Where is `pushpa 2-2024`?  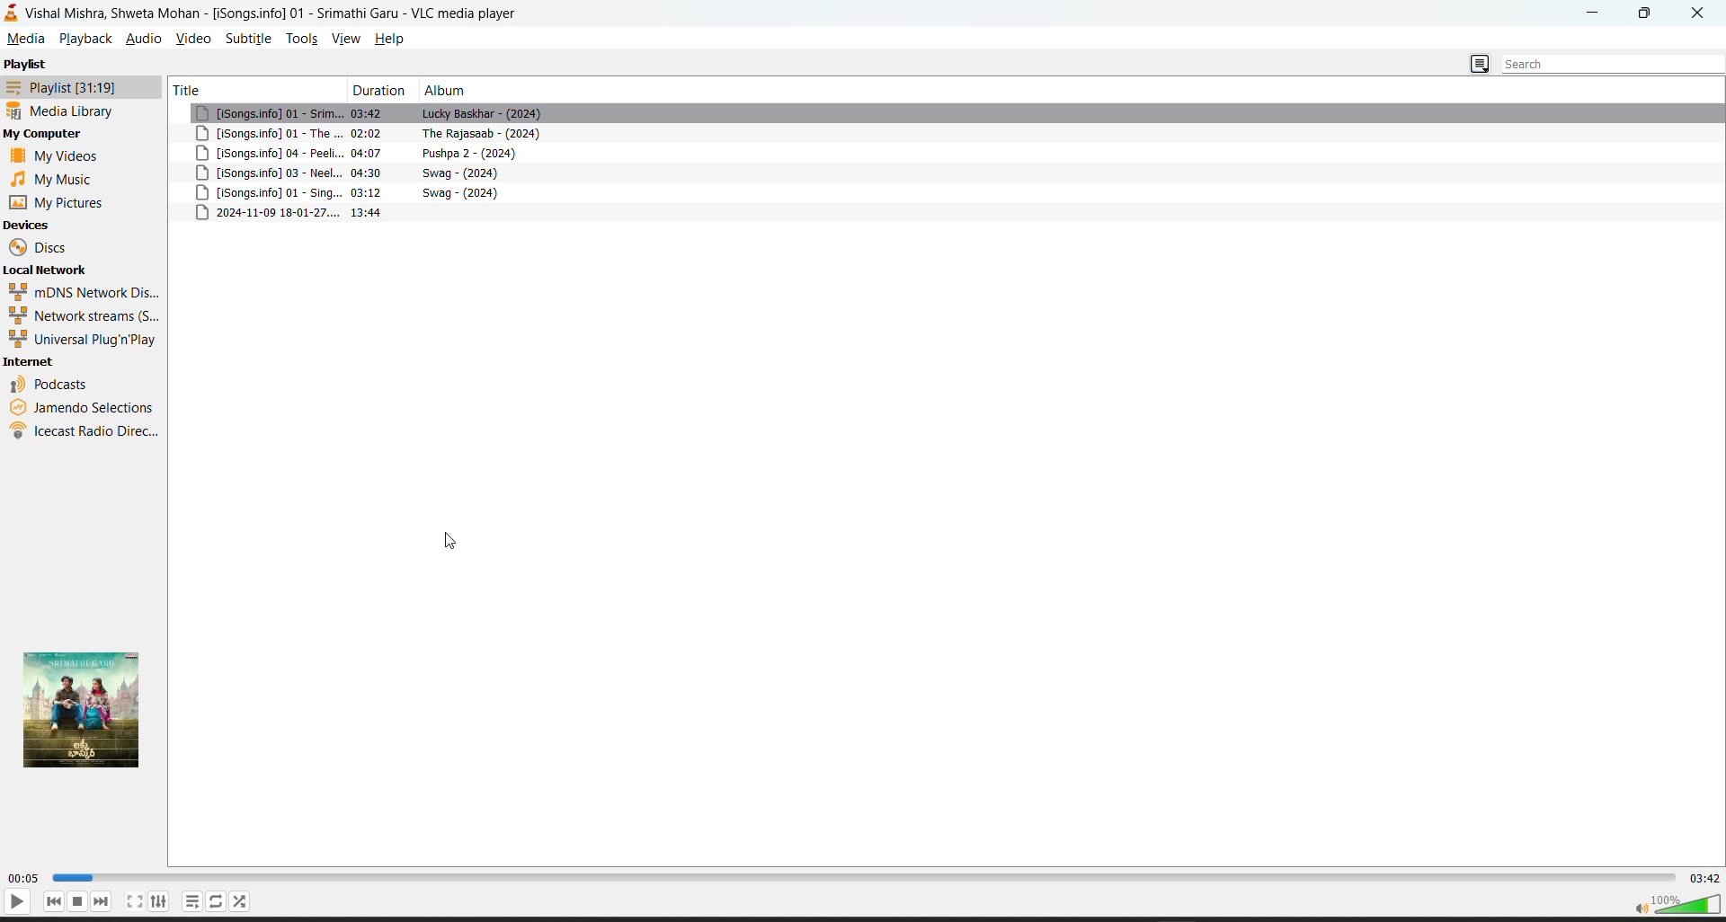 pushpa 2-2024 is located at coordinates (478, 155).